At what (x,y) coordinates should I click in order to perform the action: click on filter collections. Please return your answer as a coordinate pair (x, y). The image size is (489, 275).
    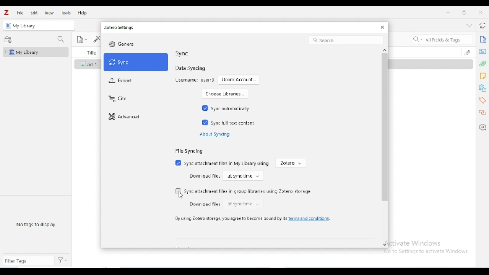
    Looking at the image, I should click on (60, 39).